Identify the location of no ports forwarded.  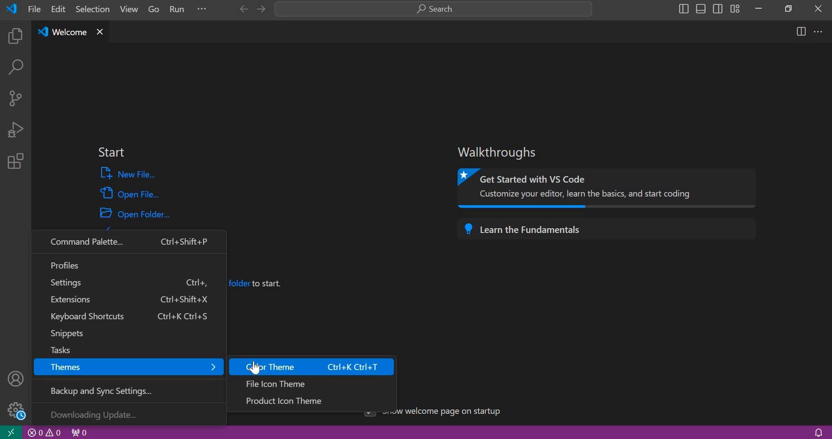
(80, 432).